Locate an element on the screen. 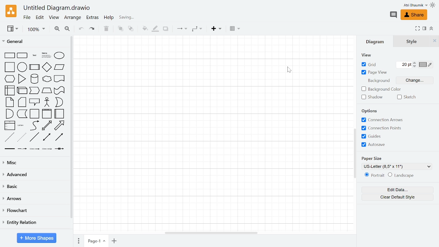 The width and height of the screenshot is (439, 247). Add page is located at coordinates (114, 241).